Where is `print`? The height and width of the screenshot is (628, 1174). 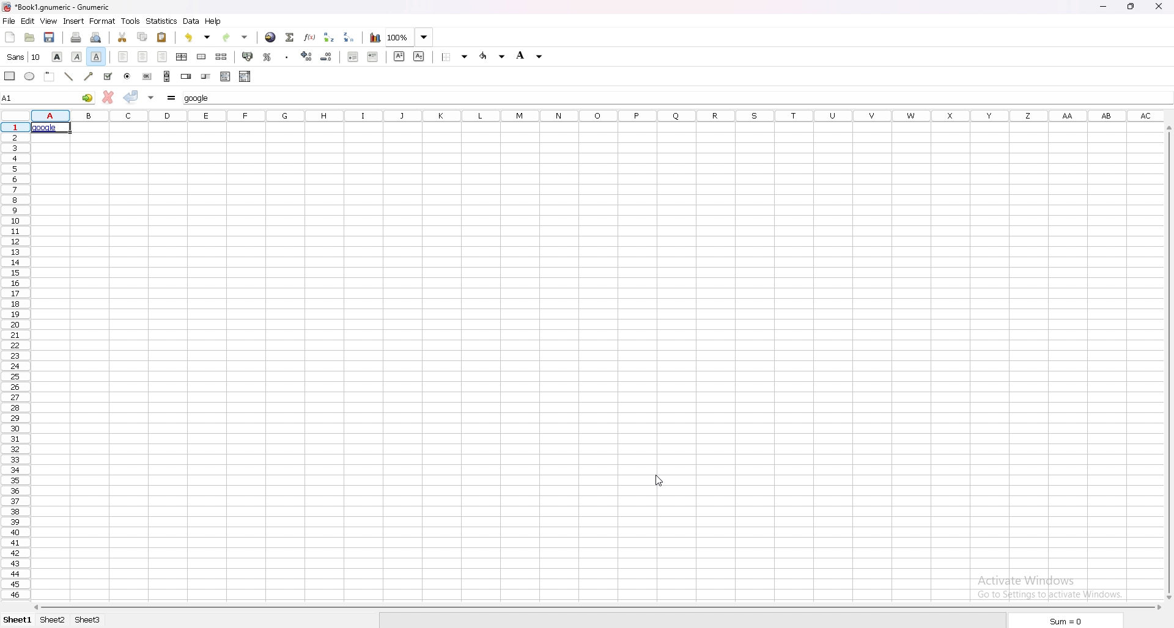
print is located at coordinates (76, 37).